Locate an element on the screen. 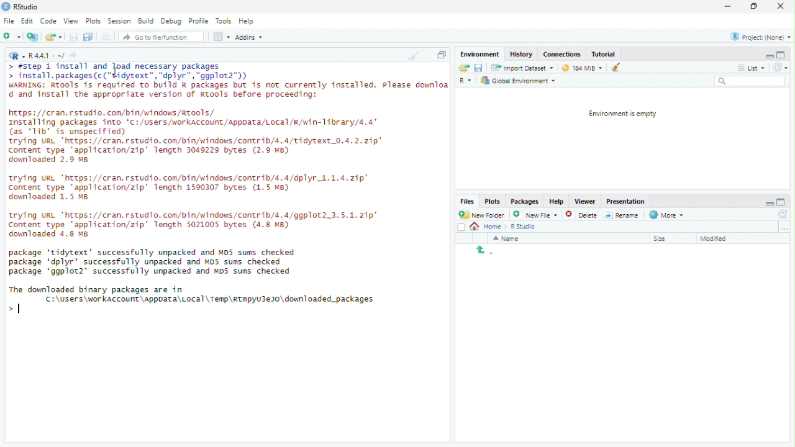 The image size is (795, 447). List is located at coordinates (751, 66).